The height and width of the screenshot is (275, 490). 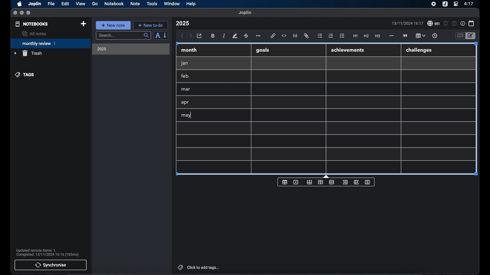 I want to click on all notes, so click(x=34, y=34).